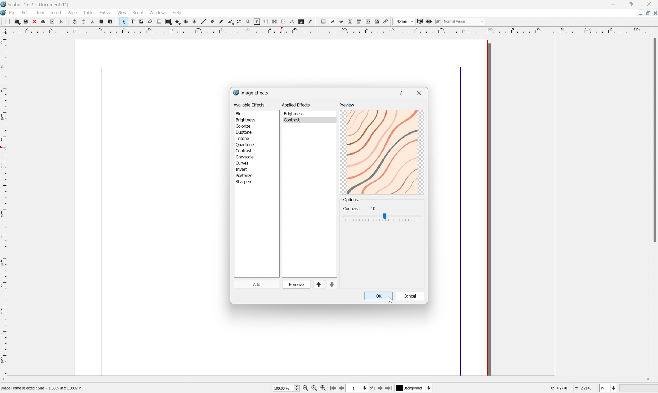 The image size is (658, 393). Describe the element at coordinates (640, 14) in the screenshot. I see `Restore Down` at that location.